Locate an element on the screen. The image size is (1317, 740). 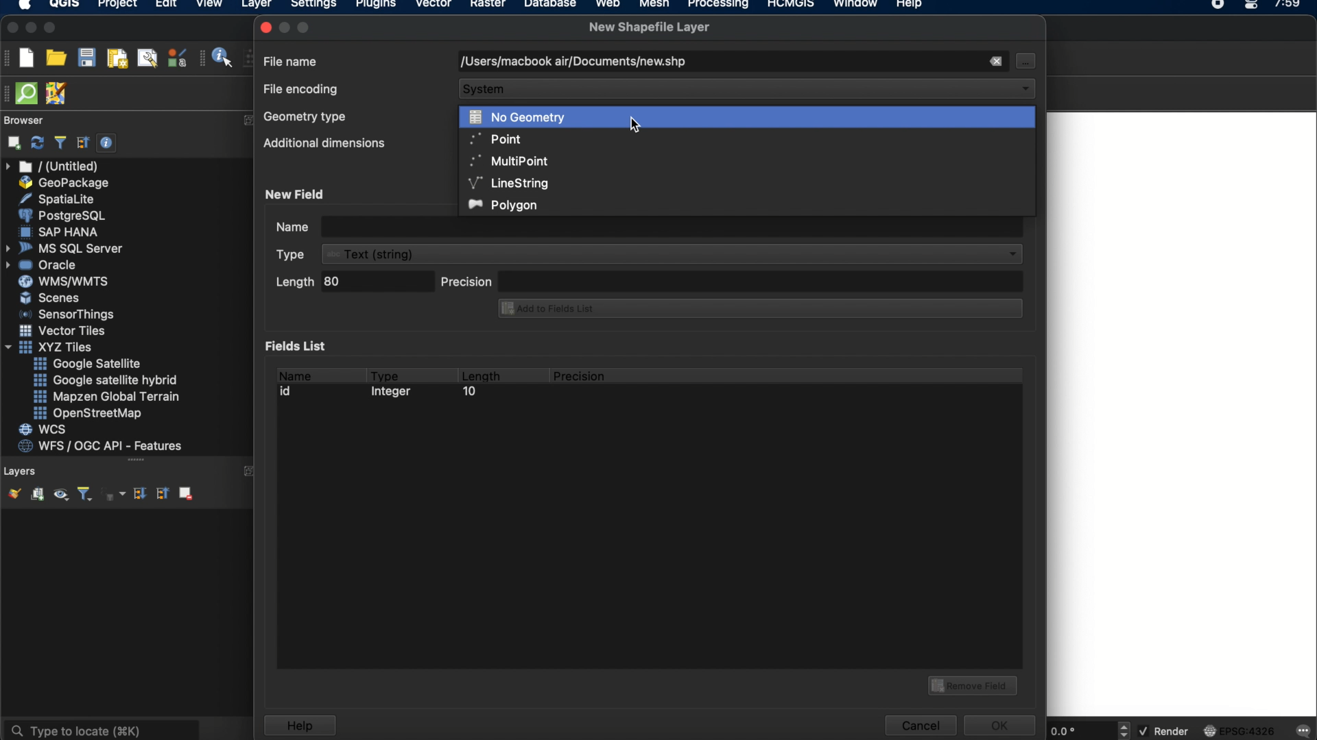
open the layer is located at coordinates (11, 493).